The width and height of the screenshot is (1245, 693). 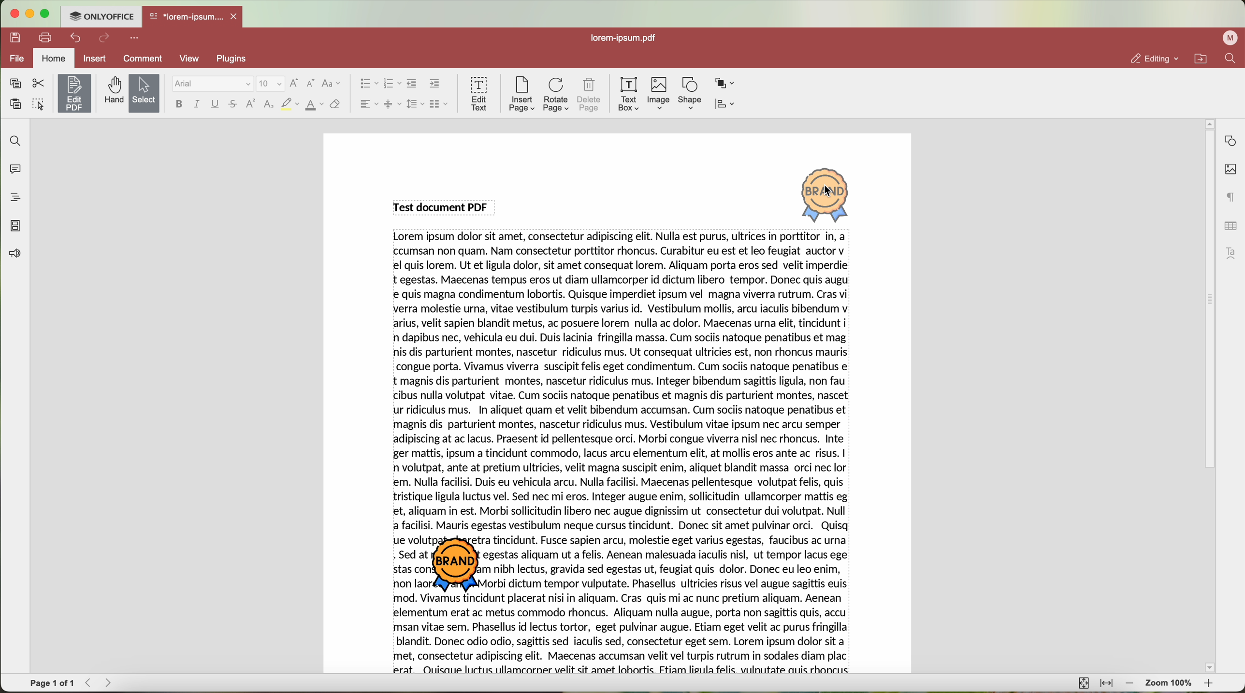 I want to click on shape settings, so click(x=1230, y=141).